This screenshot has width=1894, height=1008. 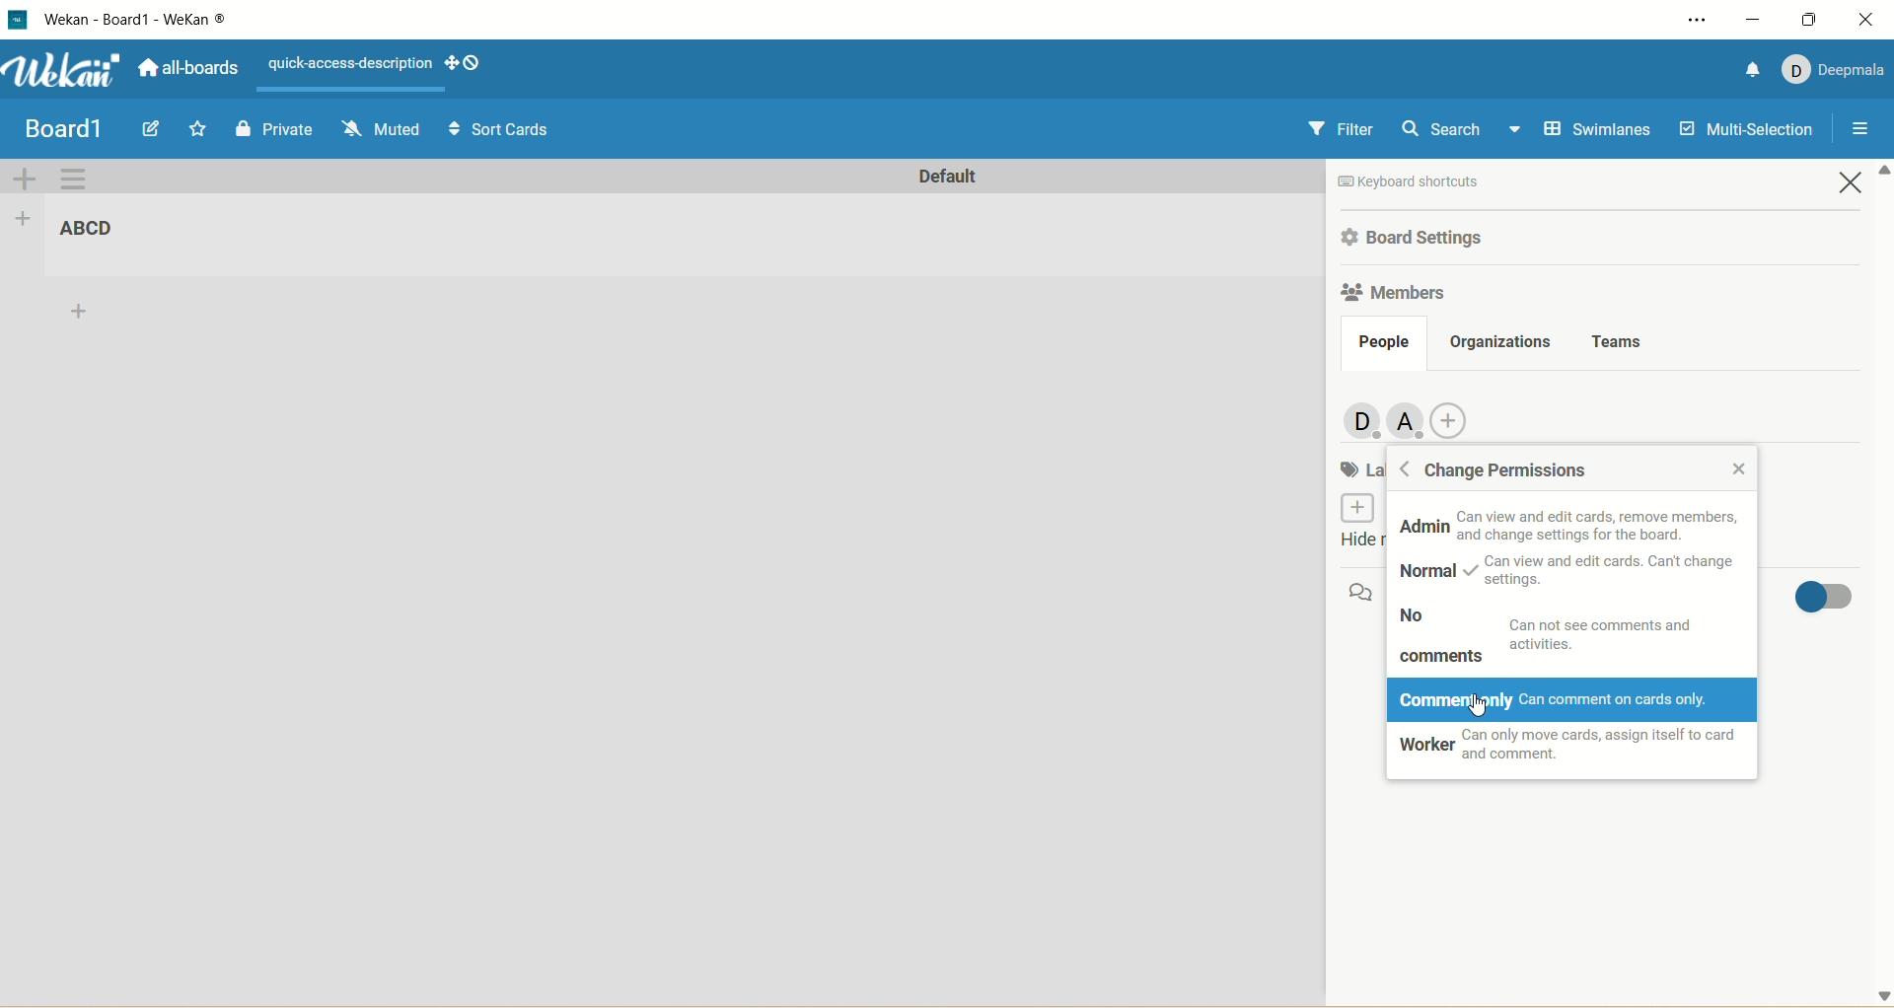 What do you see at coordinates (1393, 295) in the screenshot?
I see `members` at bounding box center [1393, 295].